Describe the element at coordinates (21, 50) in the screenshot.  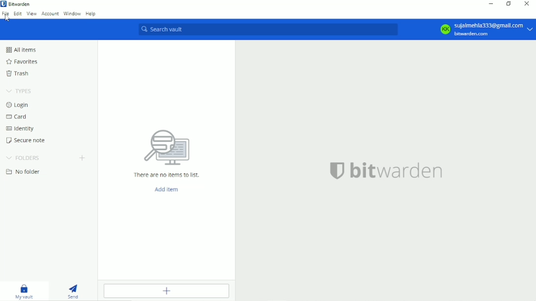
I see `All items` at that location.